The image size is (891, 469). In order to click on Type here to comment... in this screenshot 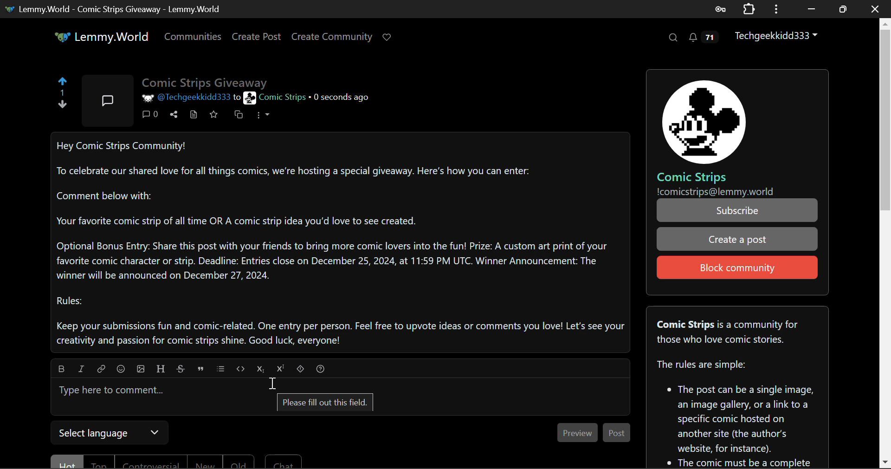, I will do `click(343, 386)`.